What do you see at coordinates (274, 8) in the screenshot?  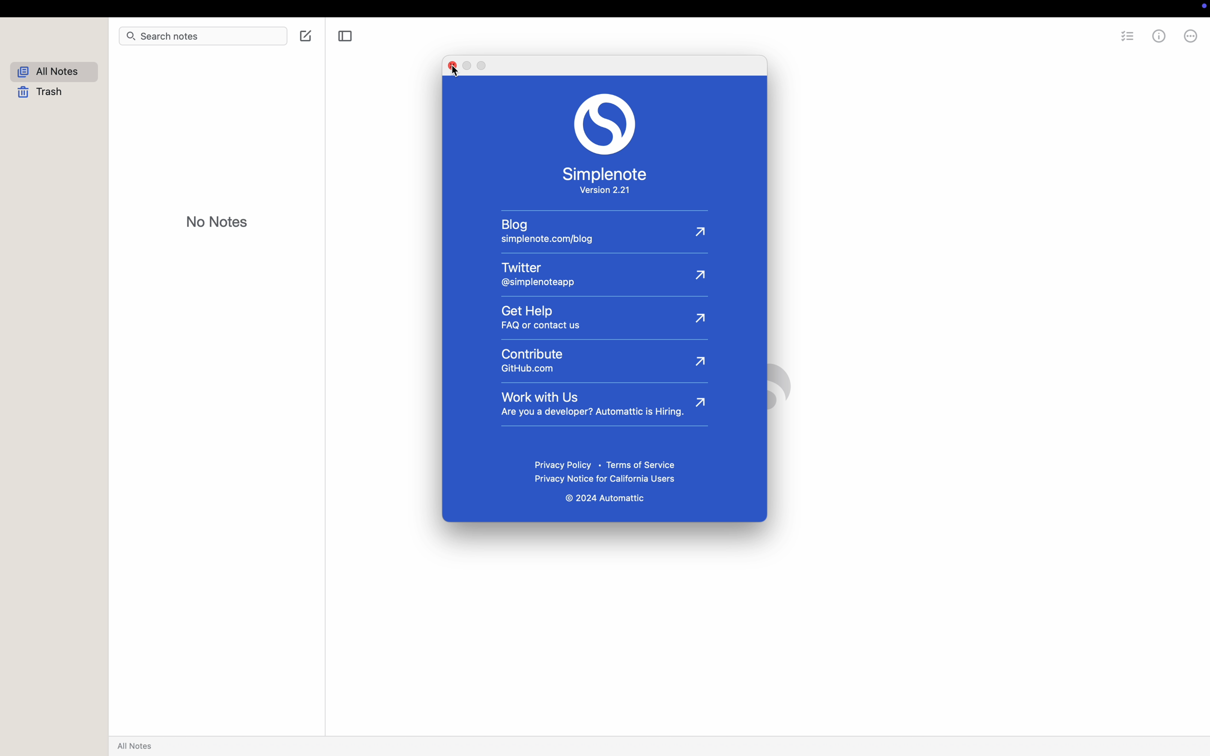 I see `window` at bounding box center [274, 8].